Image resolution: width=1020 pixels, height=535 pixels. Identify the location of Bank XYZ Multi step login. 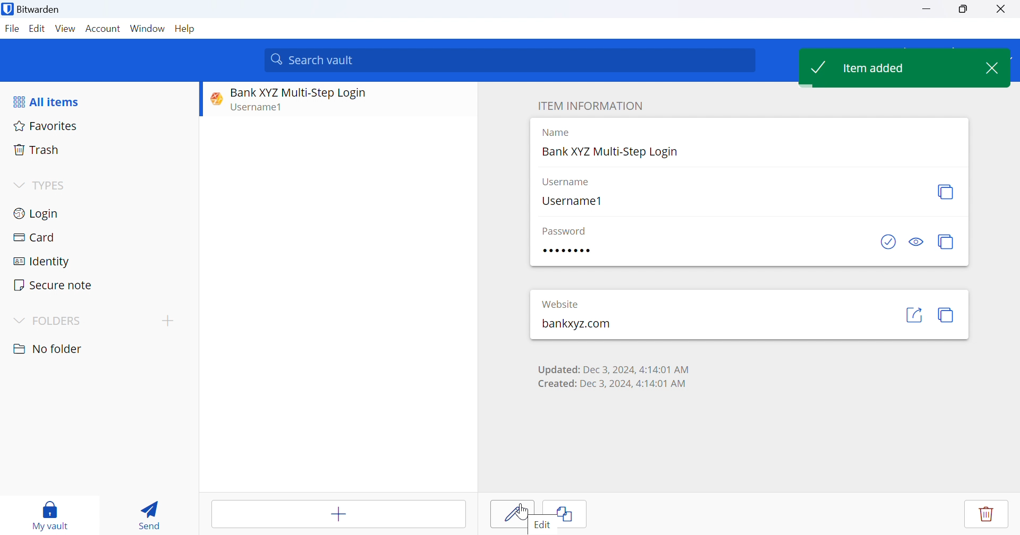
(307, 90).